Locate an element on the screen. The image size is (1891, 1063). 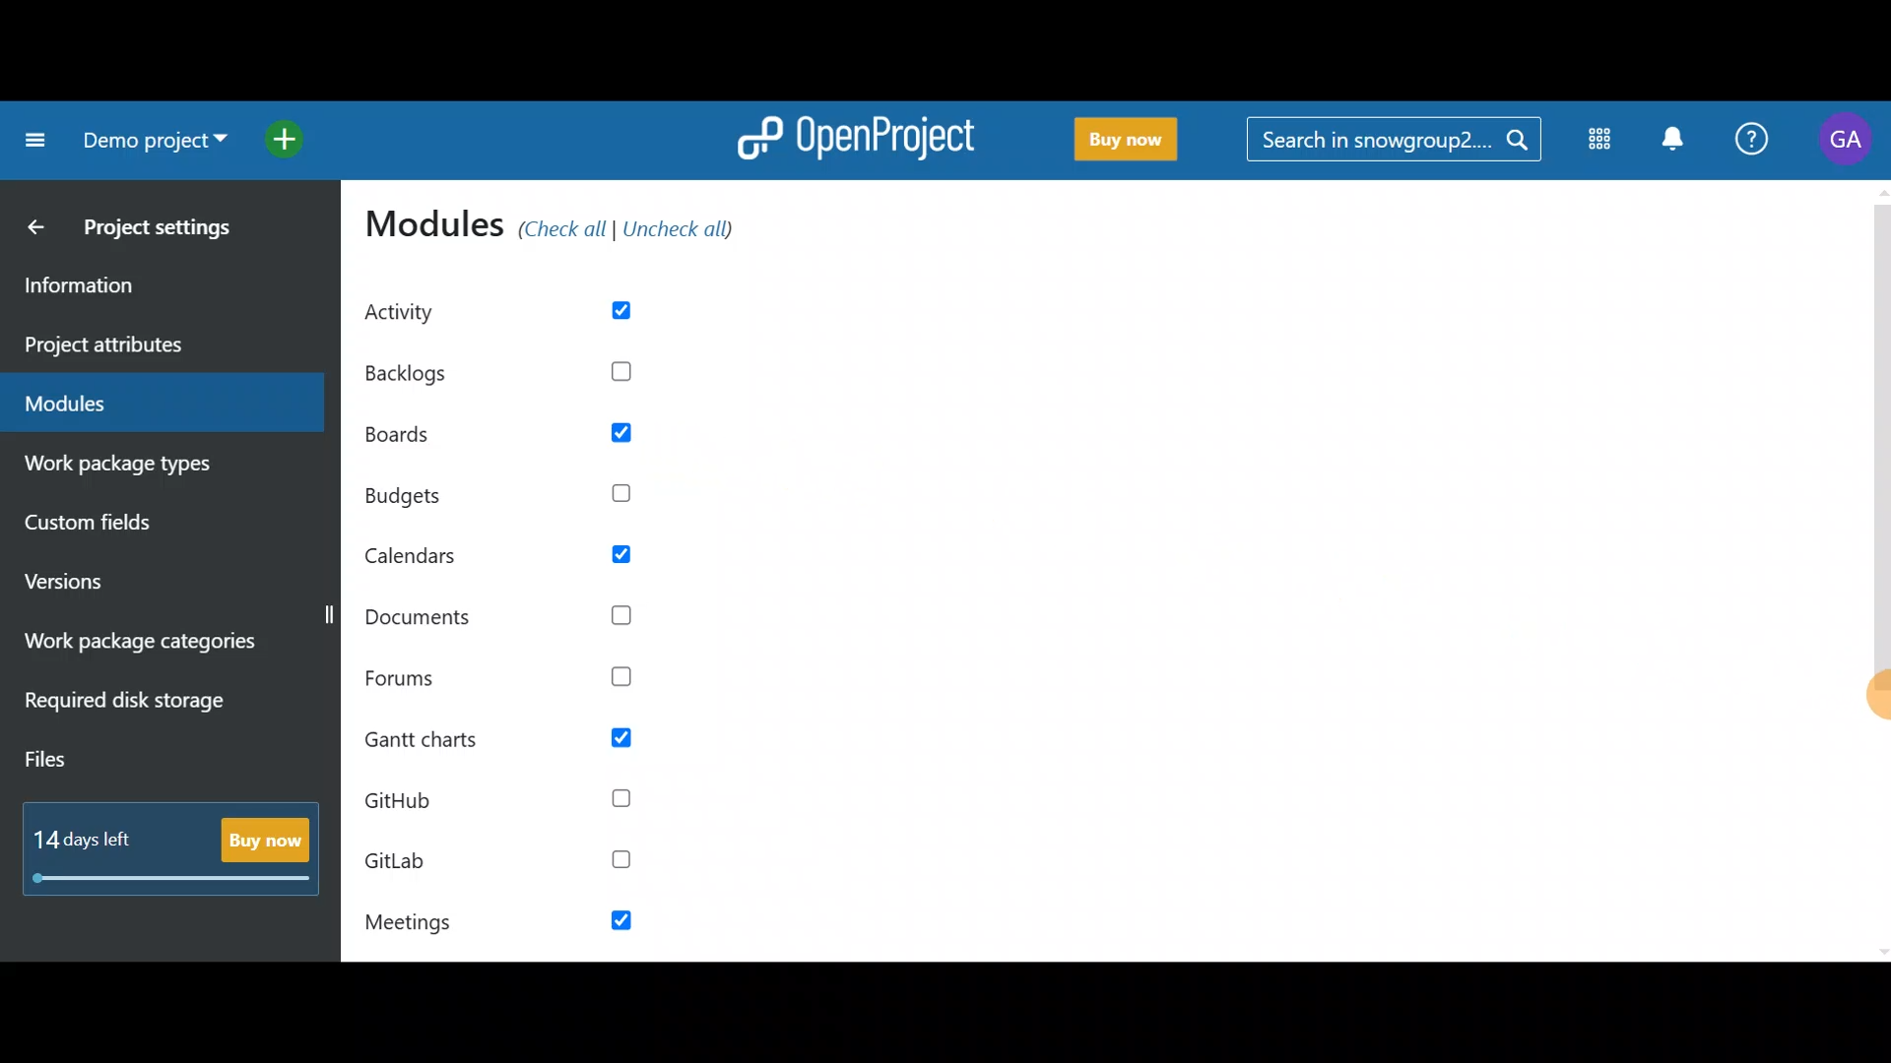
Notification centre is located at coordinates (1677, 144).